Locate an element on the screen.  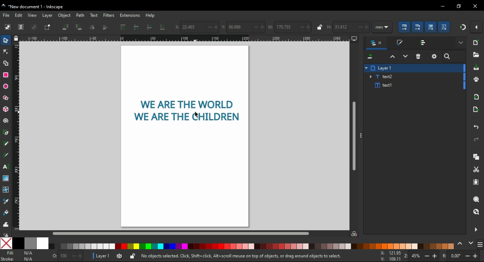
more options is located at coordinates (360, 136).